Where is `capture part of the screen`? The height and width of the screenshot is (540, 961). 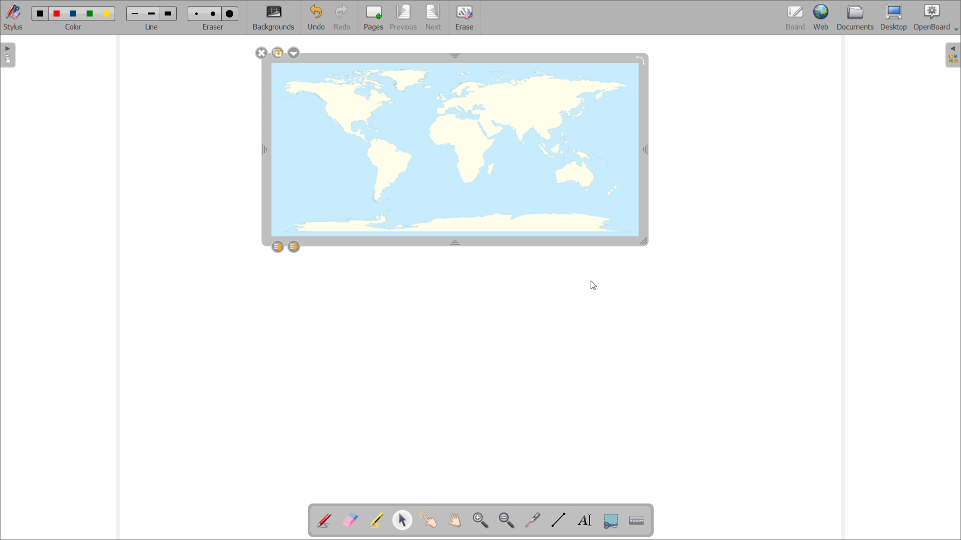
capture part of the screen is located at coordinates (612, 520).